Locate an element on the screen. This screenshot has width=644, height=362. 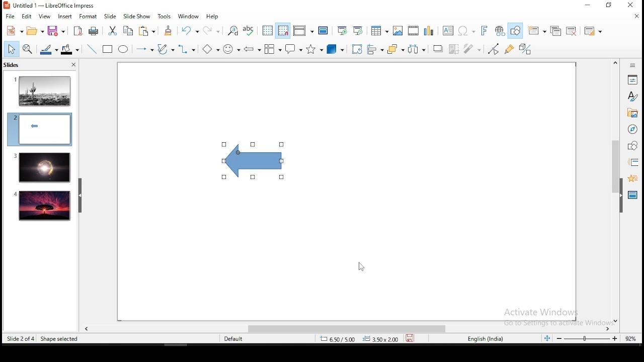
line is located at coordinates (91, 49).